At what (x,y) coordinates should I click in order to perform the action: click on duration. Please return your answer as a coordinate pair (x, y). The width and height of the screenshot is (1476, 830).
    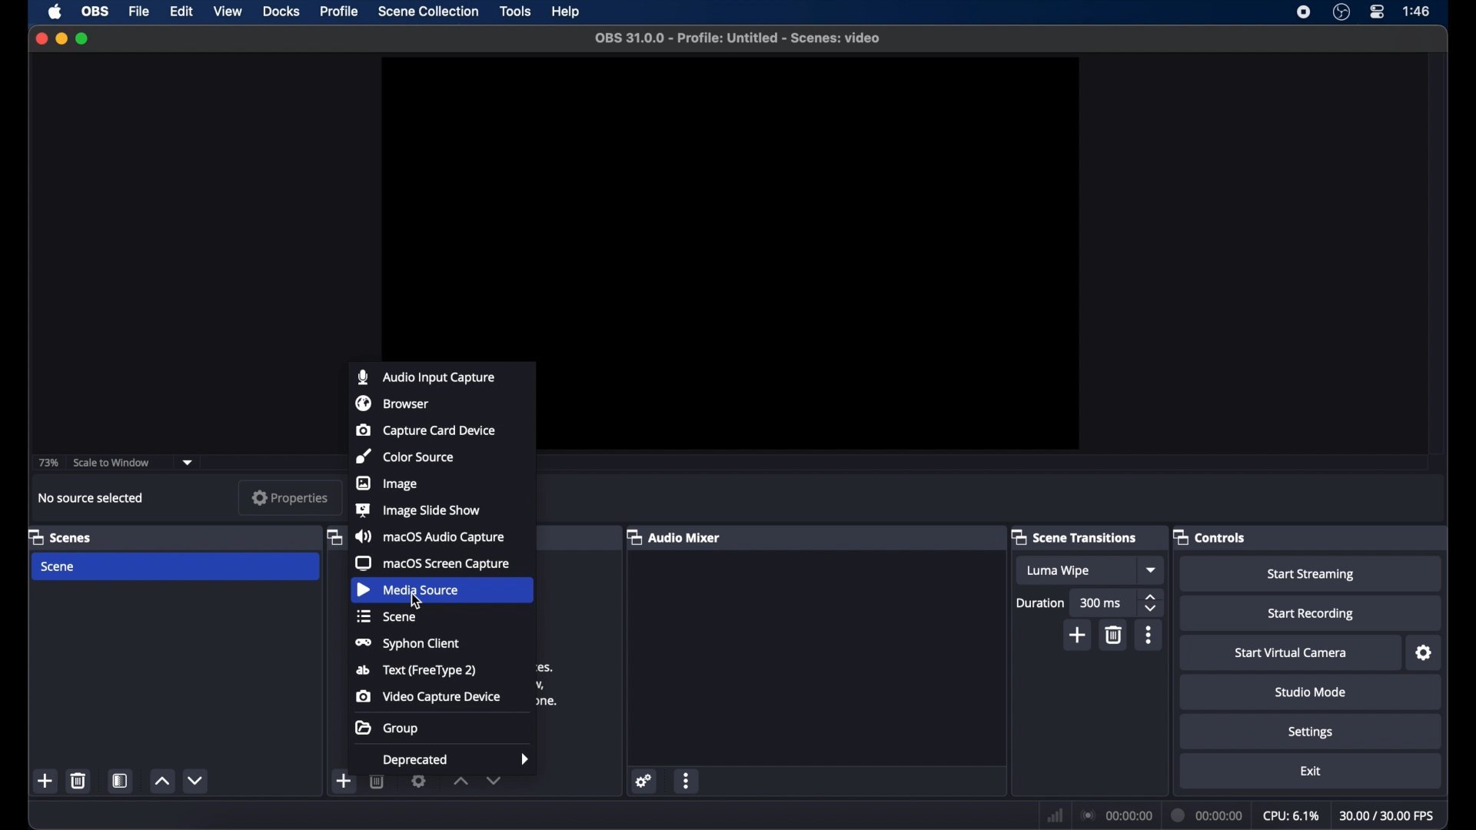
    Looking at the image, I should click on (1039, 603).